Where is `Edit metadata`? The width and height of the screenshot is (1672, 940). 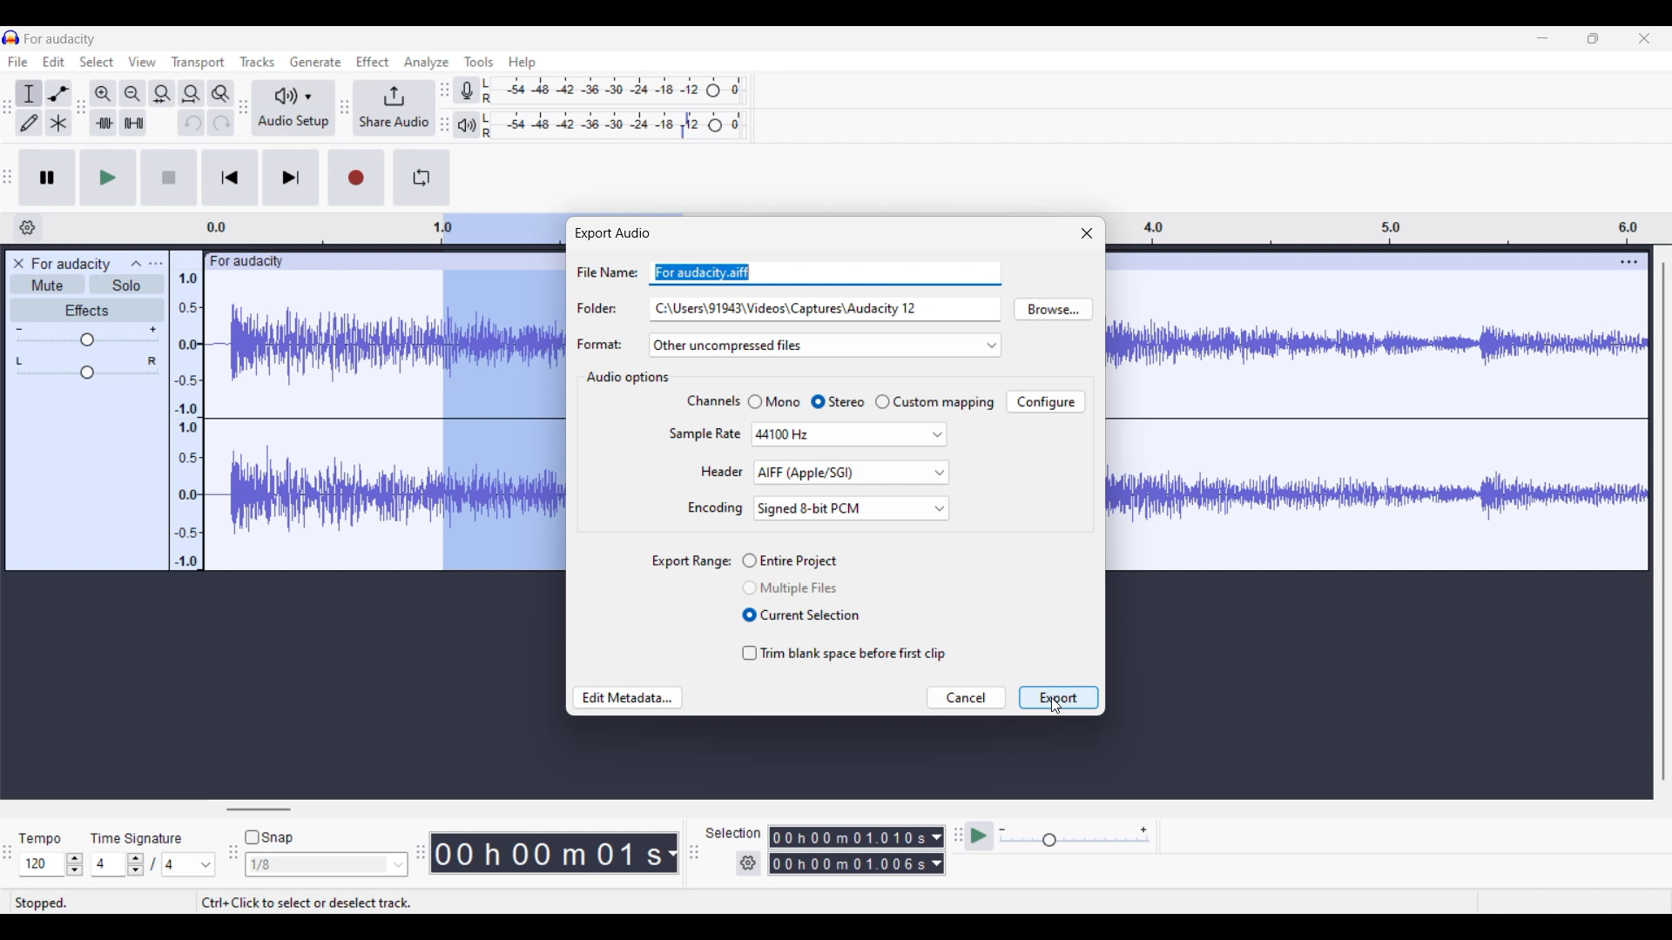
Edit metadata is located at coordinates (628, 697).